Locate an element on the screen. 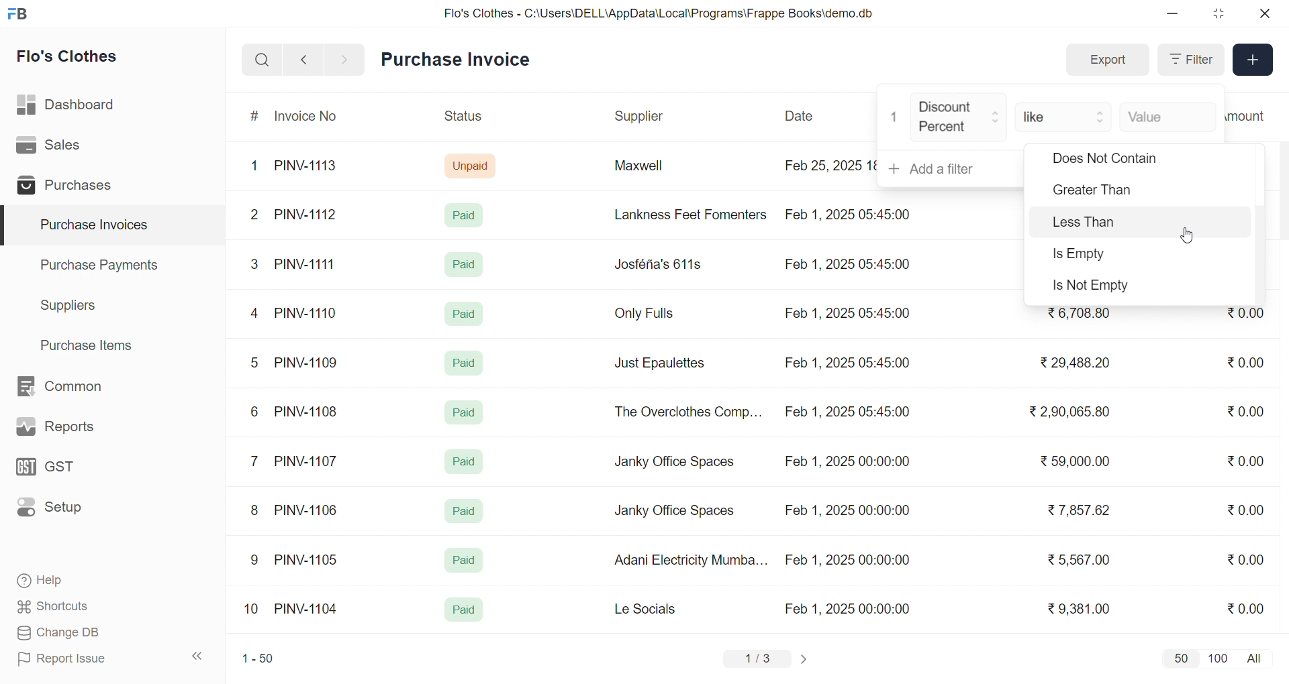 The width and height of the screenshot is (1289, 684). PINV-1110 is located at coordinates (307, 312).